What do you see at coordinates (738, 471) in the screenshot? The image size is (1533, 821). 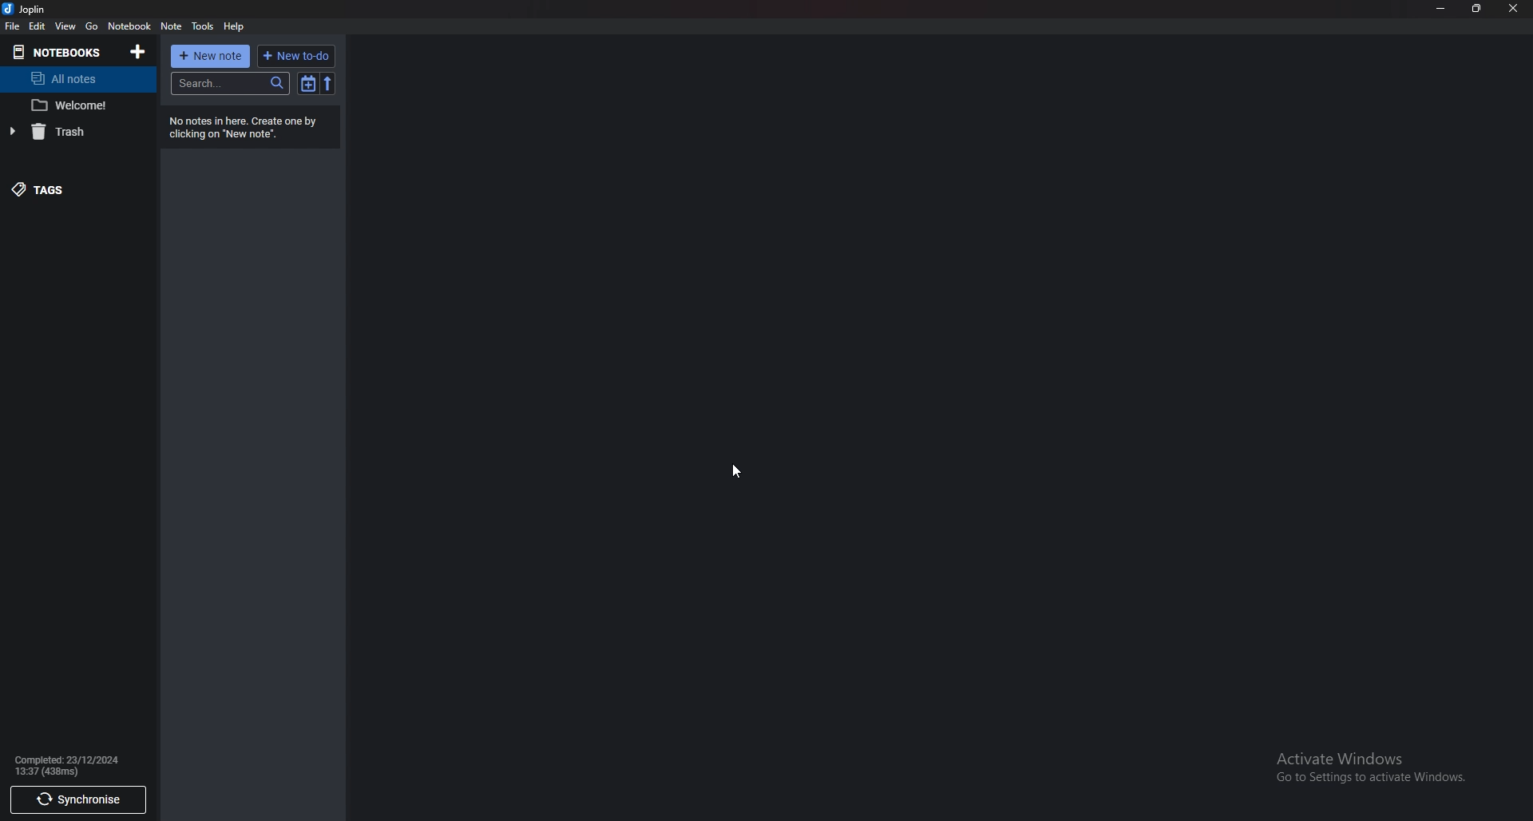 I see `Cursor` at bounding box center [738, 471].